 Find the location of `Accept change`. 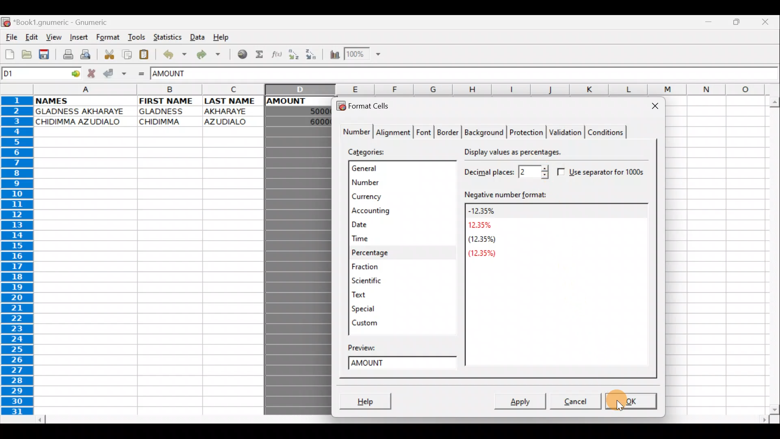

Accept change is located at coordinates (114, 74).